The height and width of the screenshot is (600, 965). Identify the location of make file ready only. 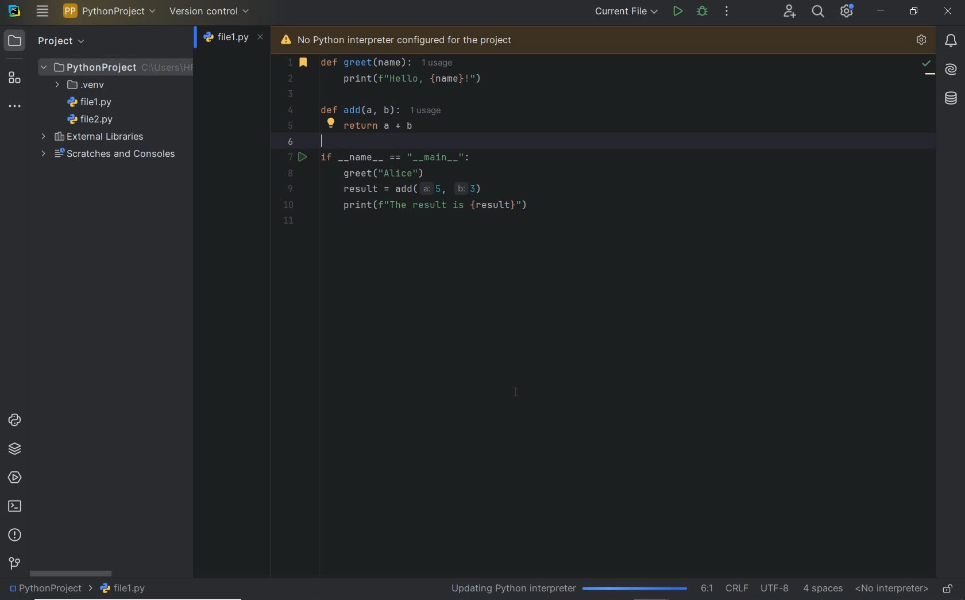
(948, 588).